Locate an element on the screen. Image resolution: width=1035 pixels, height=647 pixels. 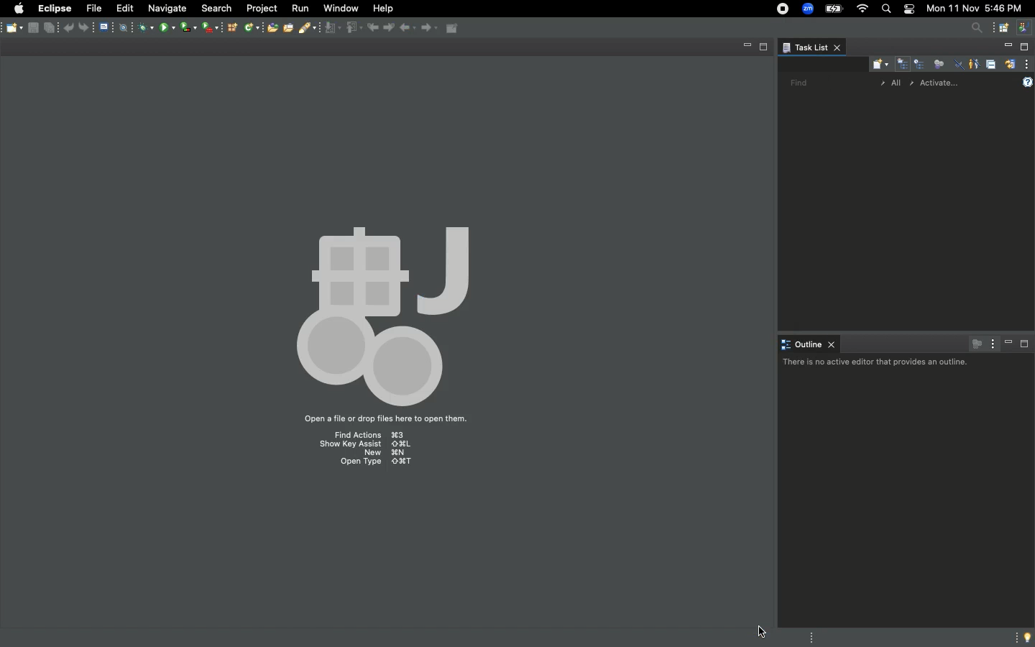
Back/Forward is located at coordinates (379, 27).